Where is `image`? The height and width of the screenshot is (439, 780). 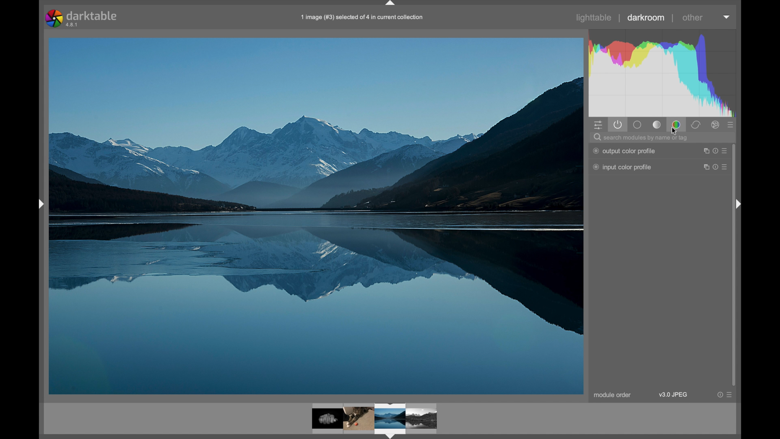
image is located at coordinates (357, 418).